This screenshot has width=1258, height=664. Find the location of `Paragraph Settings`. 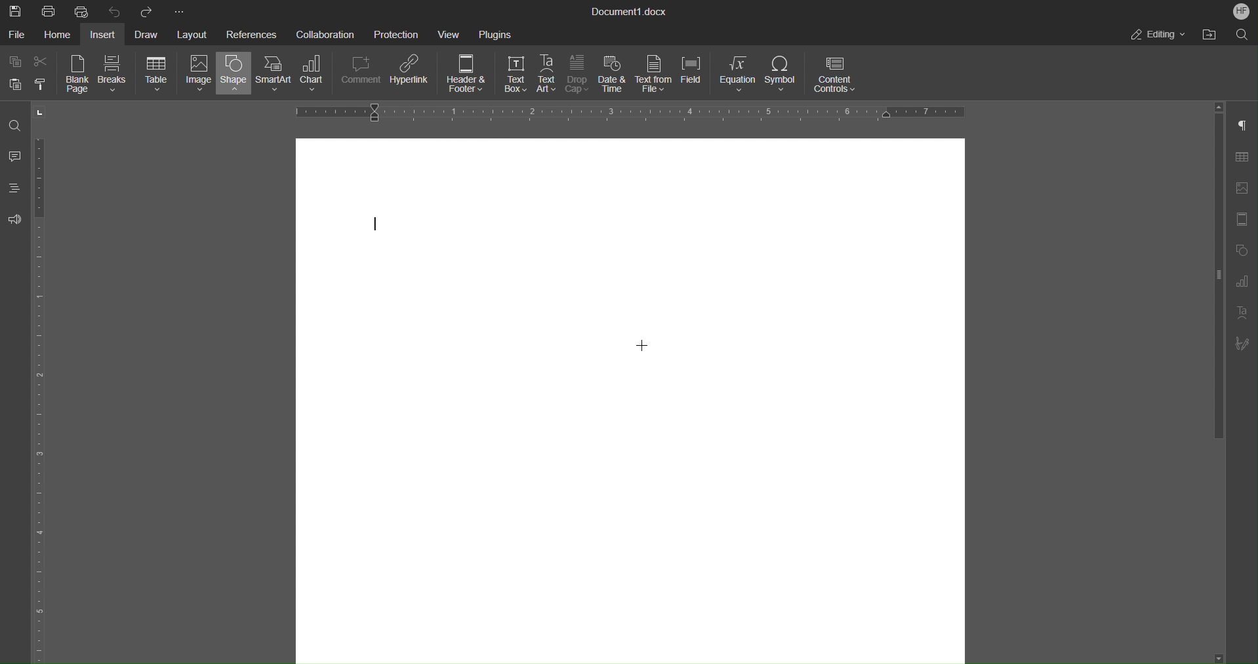

Paragraph Settings is located at coordinates (1246, 125).